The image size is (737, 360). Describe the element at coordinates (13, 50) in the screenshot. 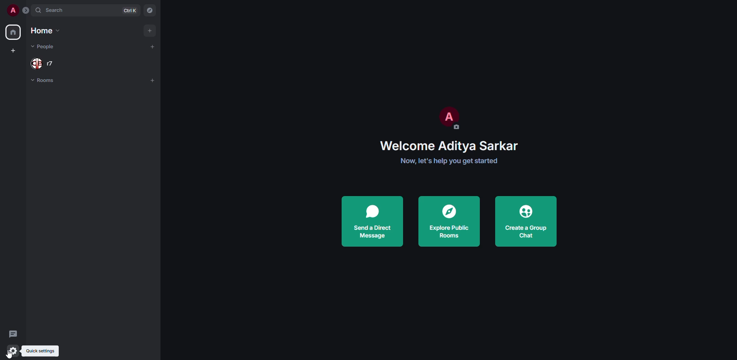

I see `create space` at that location.